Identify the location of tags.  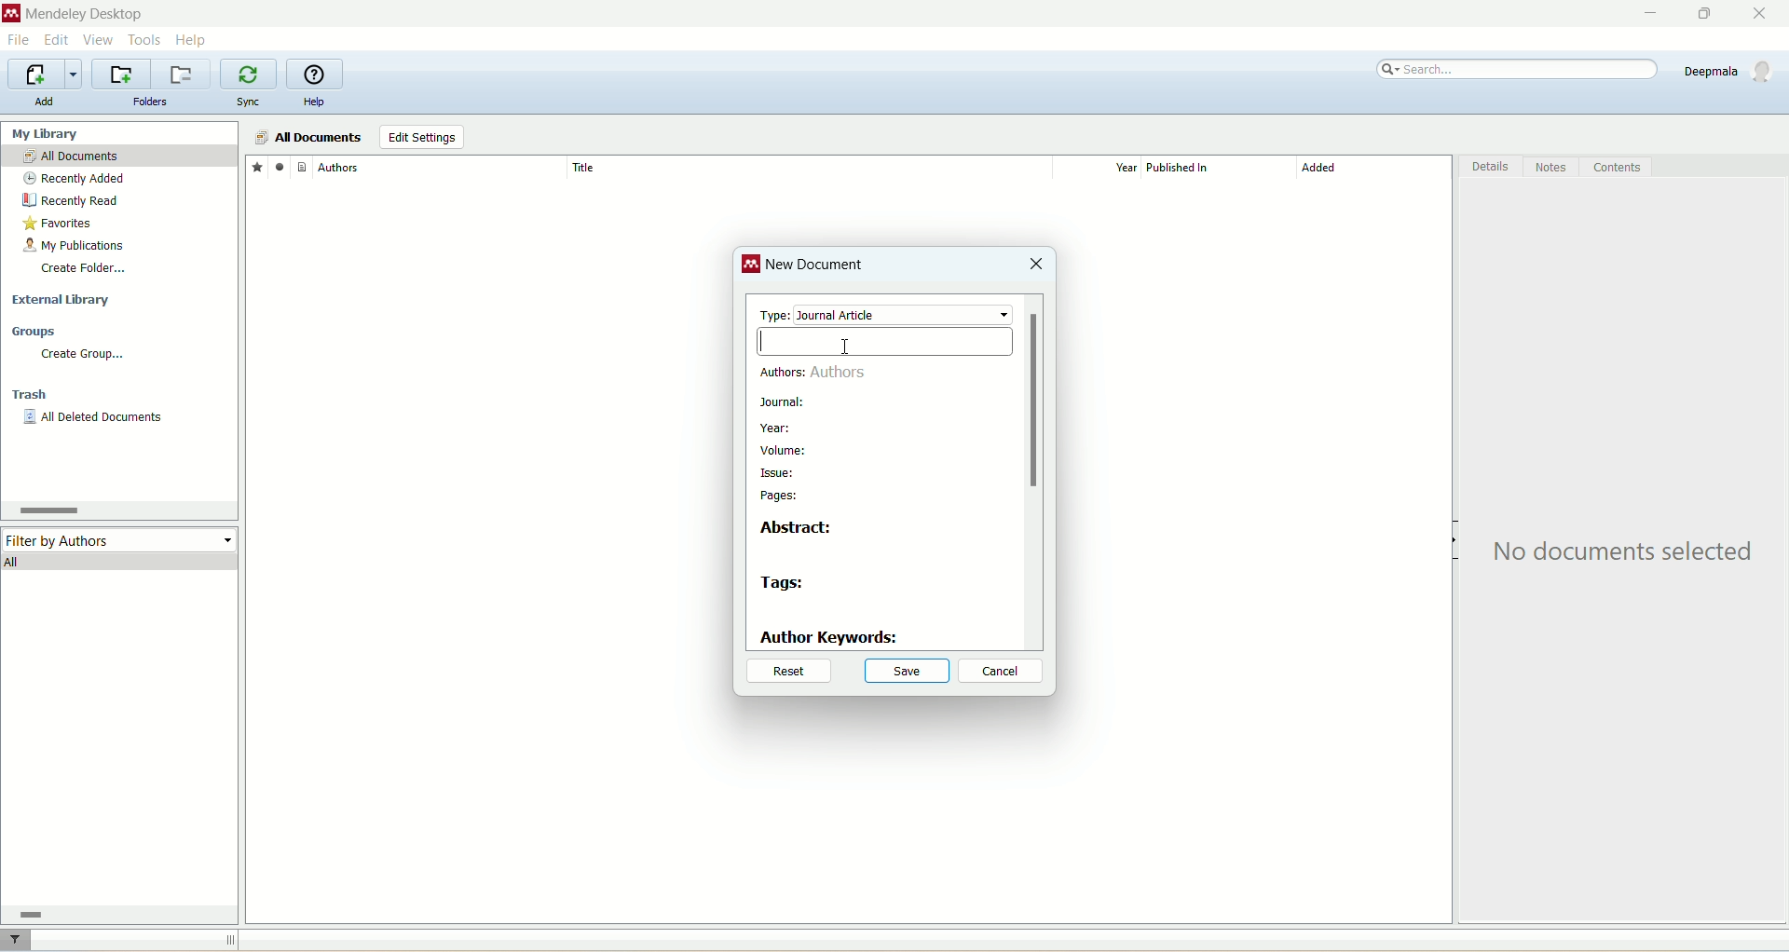
(785, 585).